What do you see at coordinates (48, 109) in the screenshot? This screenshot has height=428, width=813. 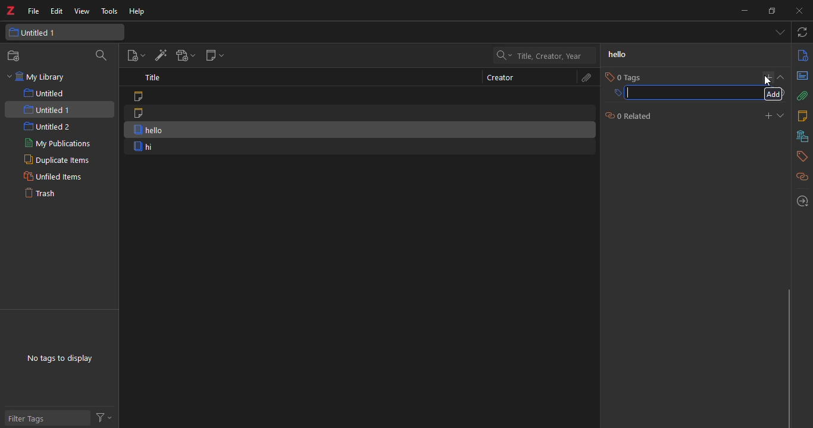 I see `untitled 1` at bounding box center [48, 109].